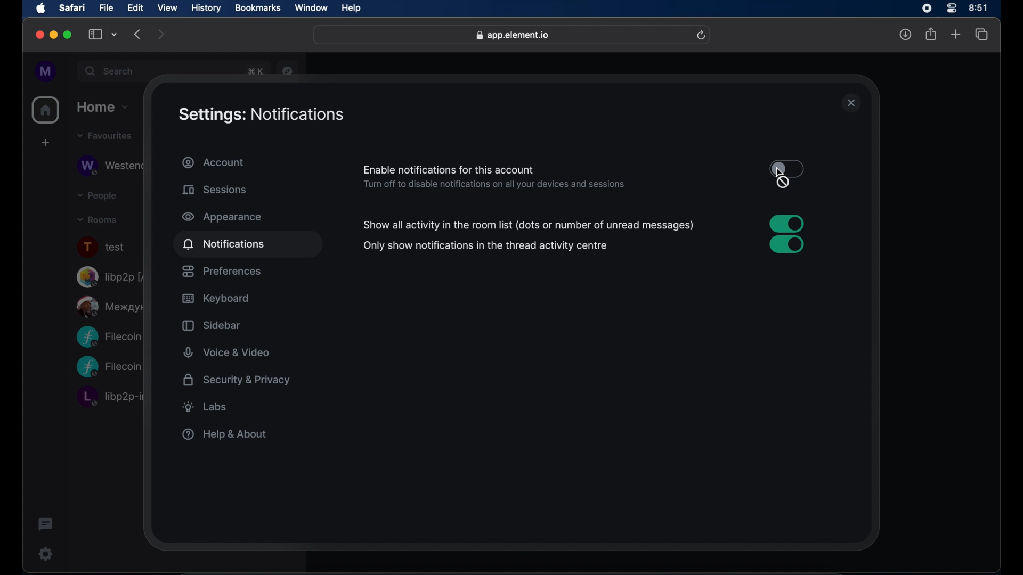 Image resolution: width=1023 pixels, height=575 pixels. Describe the element at coordinates (956, 34) in the screenshot. I see `new tab` at that location.